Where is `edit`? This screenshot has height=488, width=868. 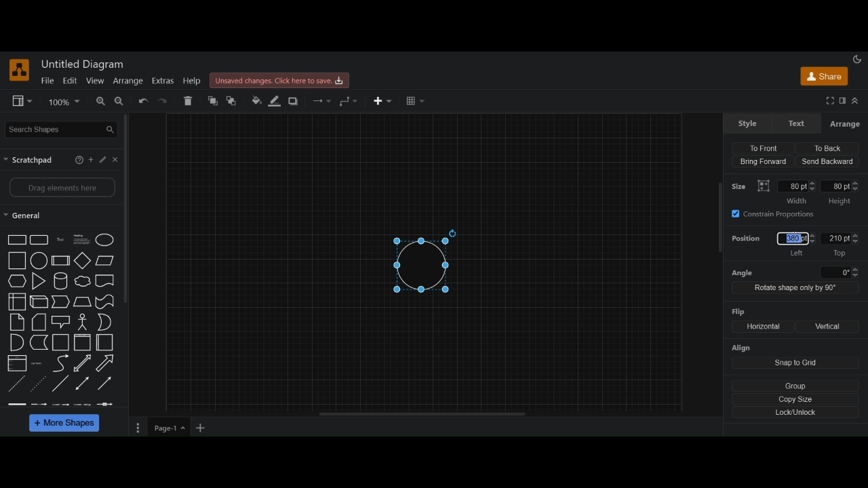
edit is located at coordinates (69, 80).